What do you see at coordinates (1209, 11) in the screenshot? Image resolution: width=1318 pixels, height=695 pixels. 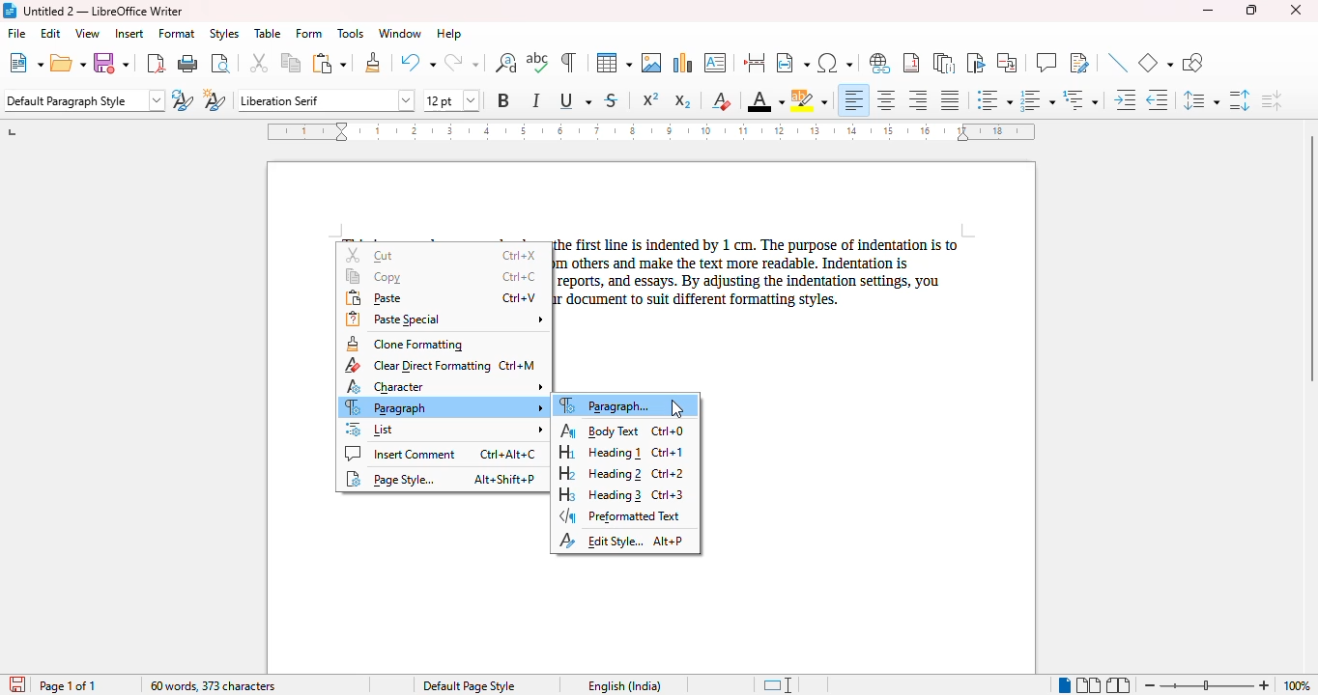 I see `minimize` at bounding box center [1209, 11].